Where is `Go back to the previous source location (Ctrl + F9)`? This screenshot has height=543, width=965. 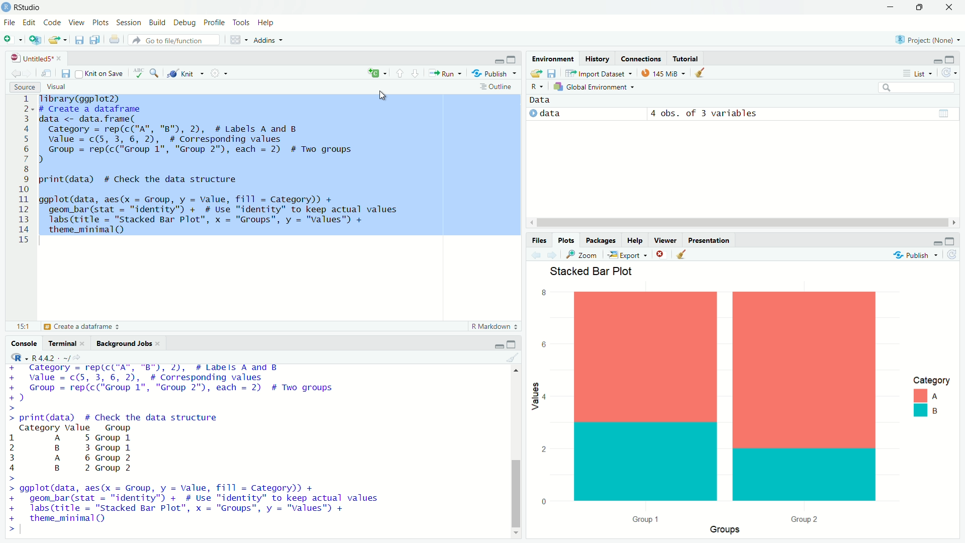 Go back to the previous source location (Ctrl + F9) is located at coordinates (13, 72).